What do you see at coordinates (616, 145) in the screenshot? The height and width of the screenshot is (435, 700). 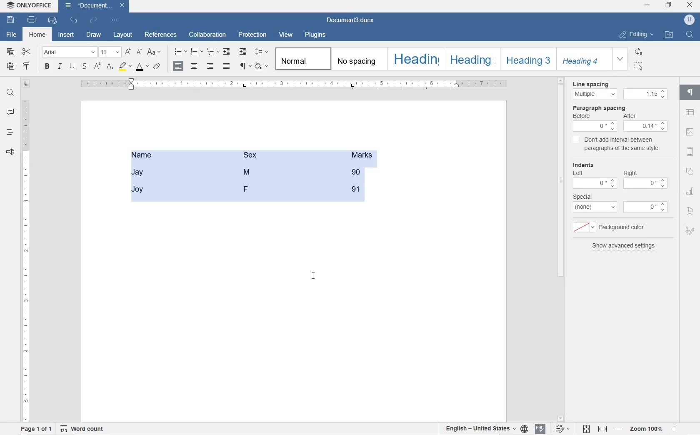 I see `don't add interval between paragraphs of the same style` at bounding box center [616, 145].